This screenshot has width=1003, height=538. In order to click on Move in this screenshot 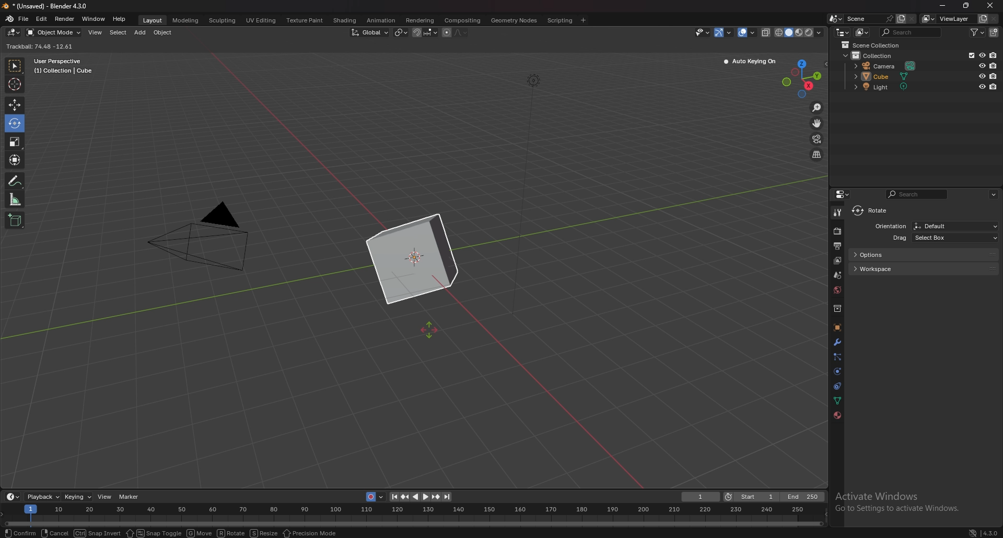, I will do `click(199, 533)`.